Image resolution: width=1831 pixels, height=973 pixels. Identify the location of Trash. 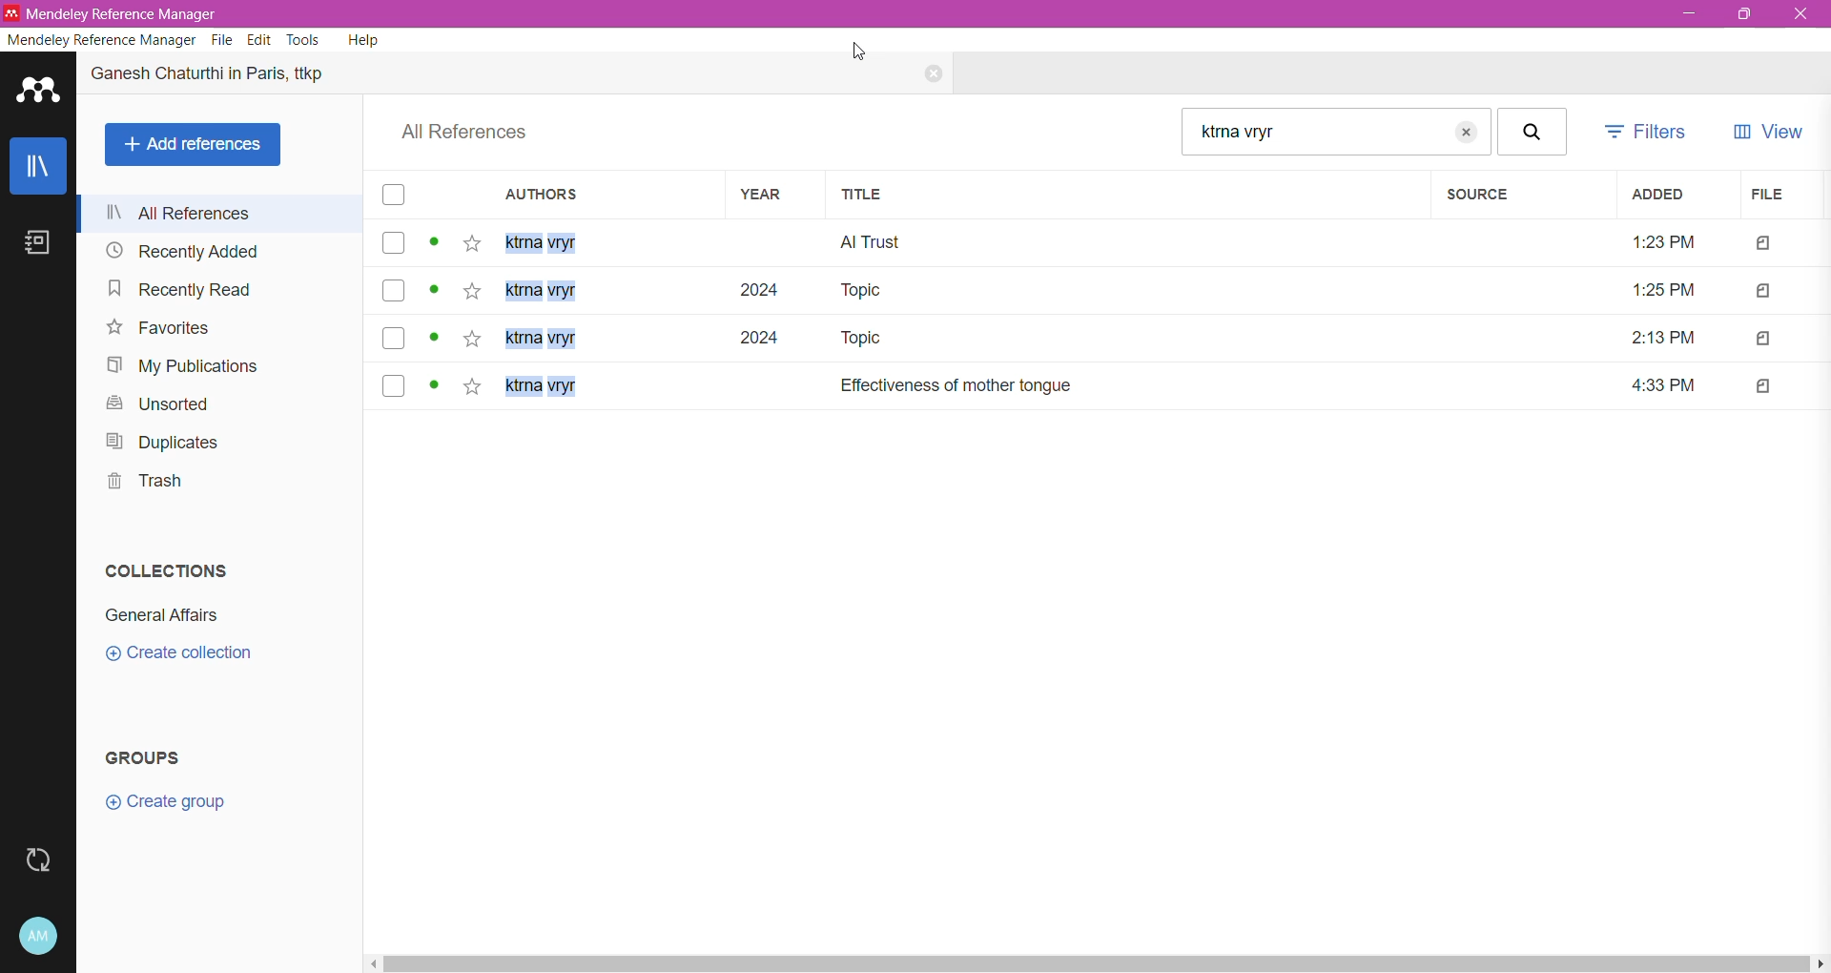
(146, 485).